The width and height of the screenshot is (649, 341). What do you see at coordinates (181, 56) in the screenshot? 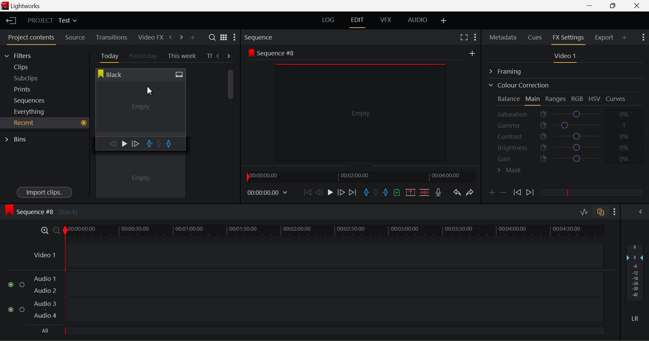
I see `This week Tab` at bounding box center [181, 56].